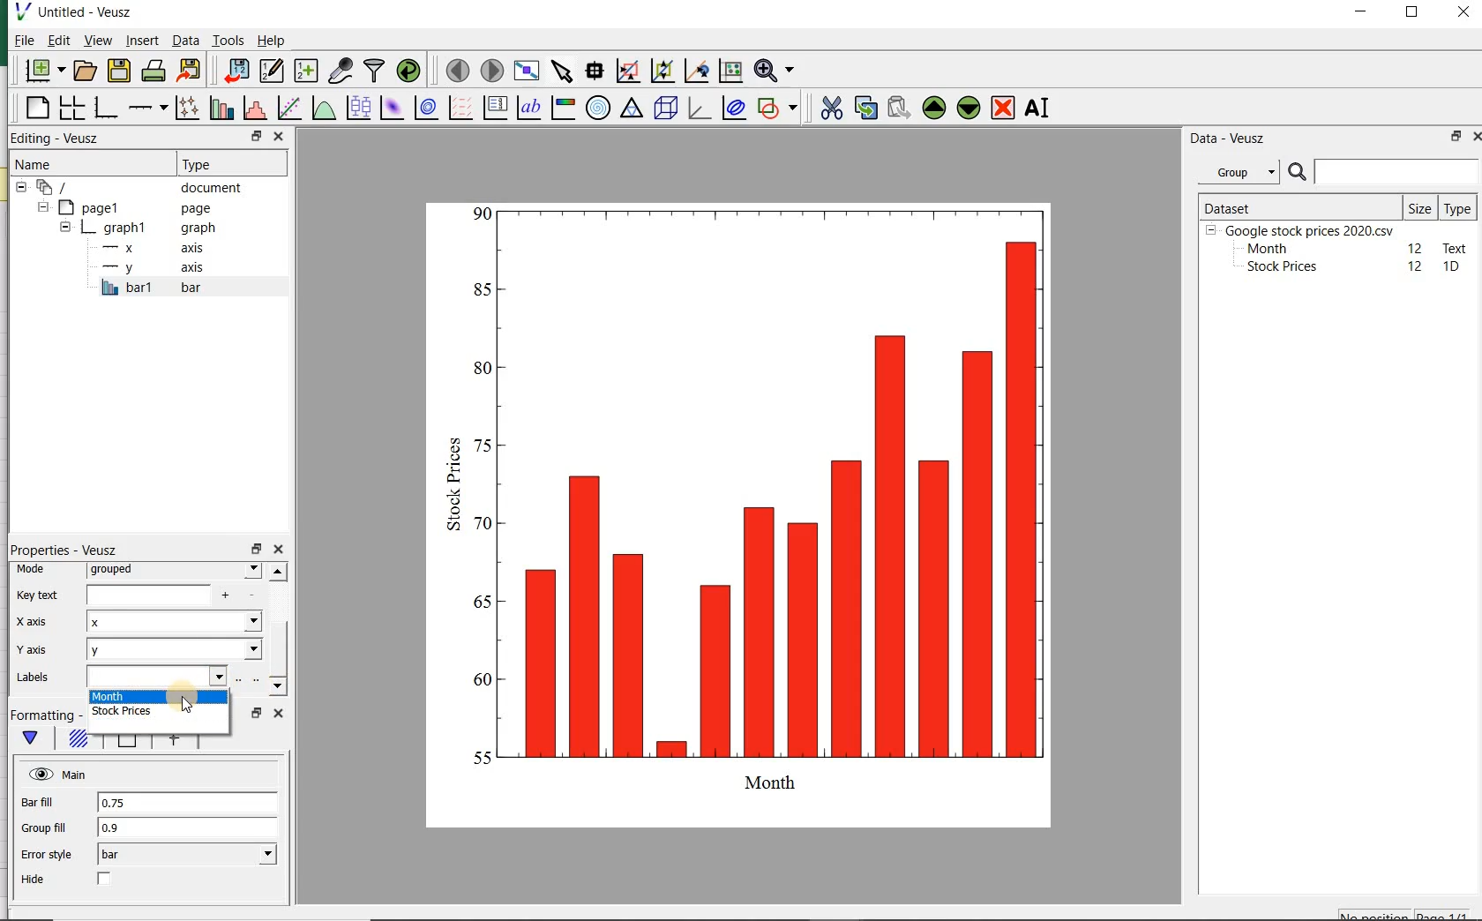 The width and height of the screenshot is (1482, 921). What do you see at coordinates (455, 69) in the screenshot?
I see `move to the previous page` at bounding box center [455, 69].